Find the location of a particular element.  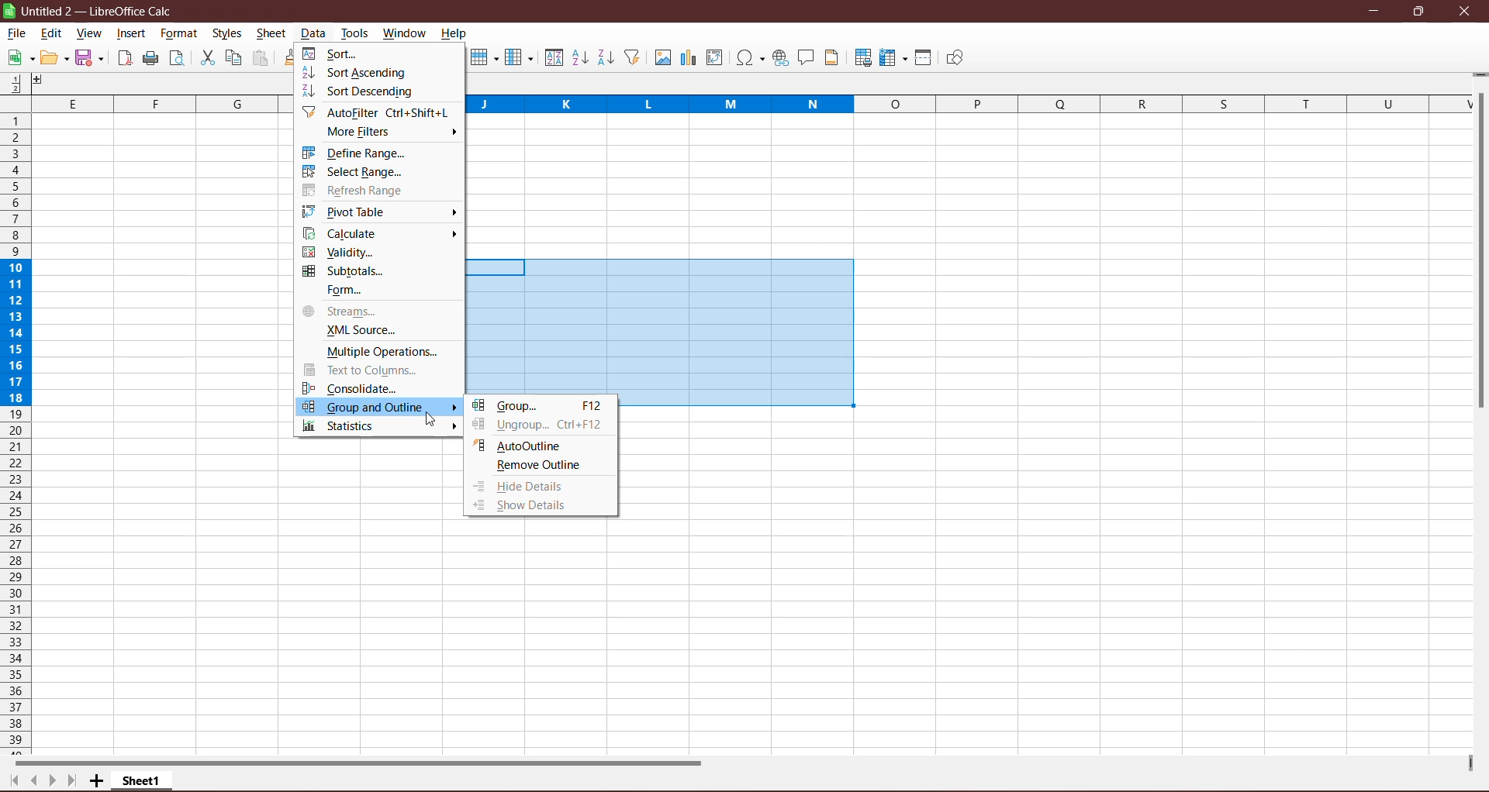

Sort Descending is located at coordinates (364, 93).